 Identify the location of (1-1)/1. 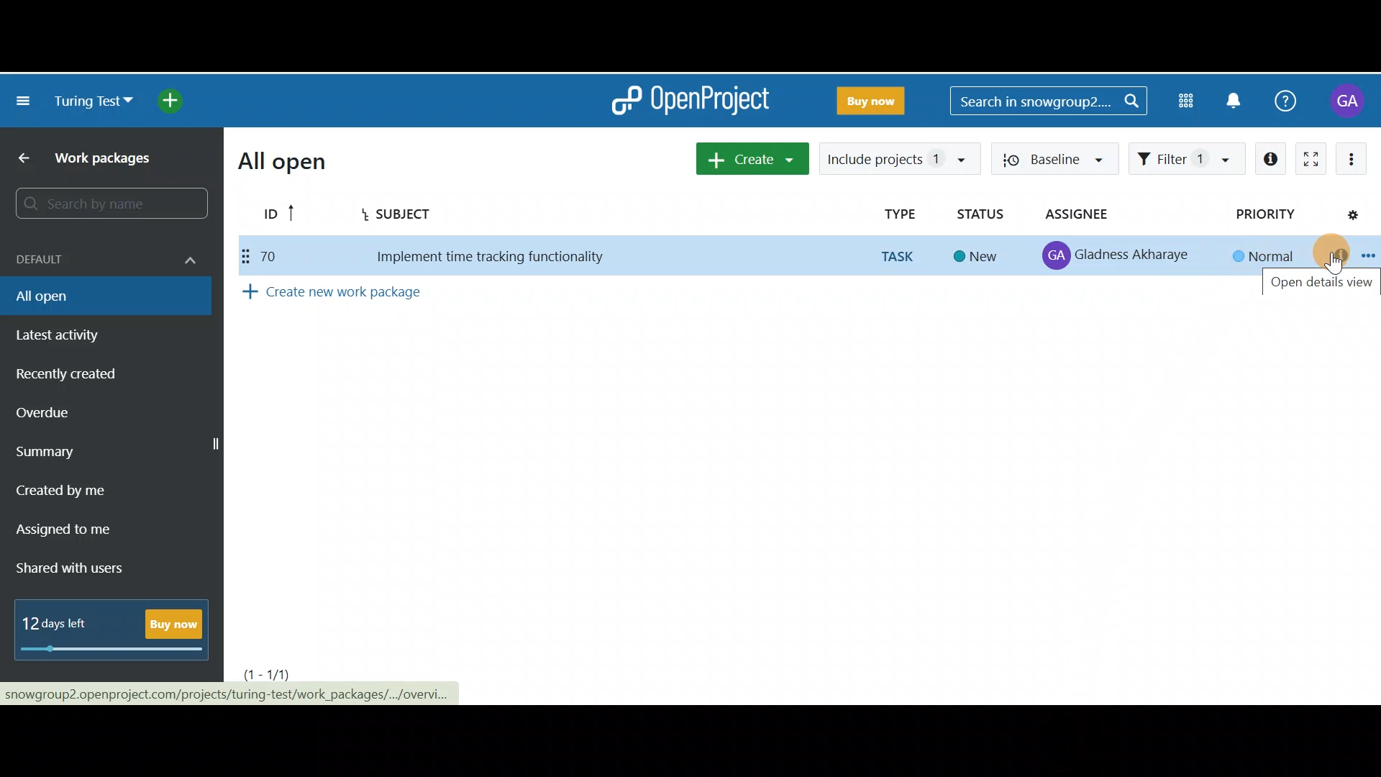
(275, 674).